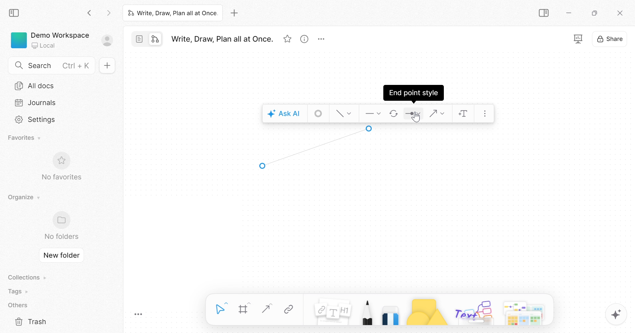 The image size is (635, 333). I want to click on Demo Workspace, so click(60, 34).